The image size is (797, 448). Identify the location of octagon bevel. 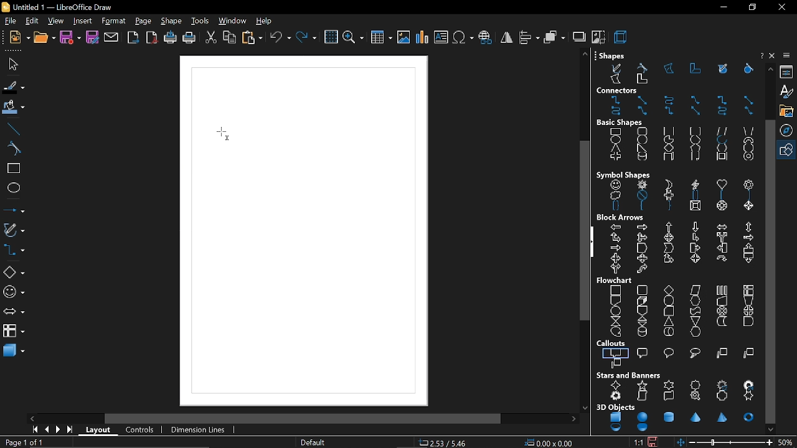
(723, 207).